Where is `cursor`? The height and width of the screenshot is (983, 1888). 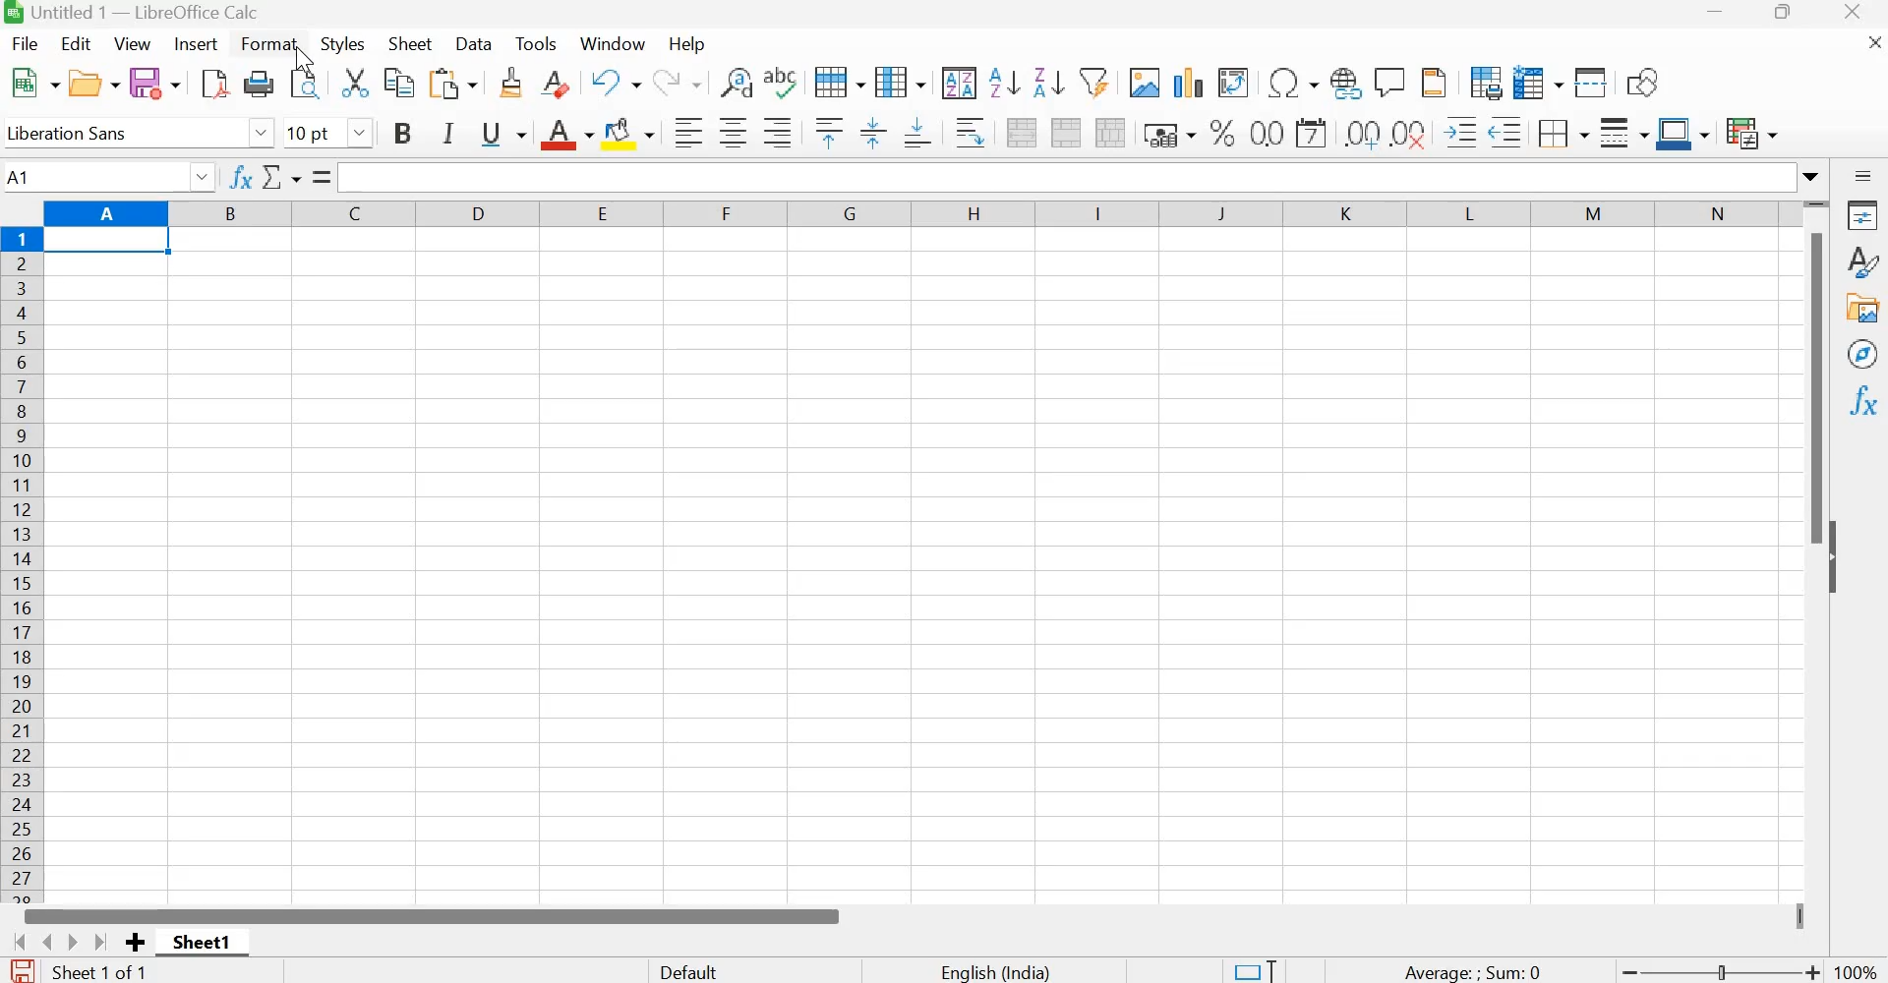 cursor is located at coordinates (306, 63).